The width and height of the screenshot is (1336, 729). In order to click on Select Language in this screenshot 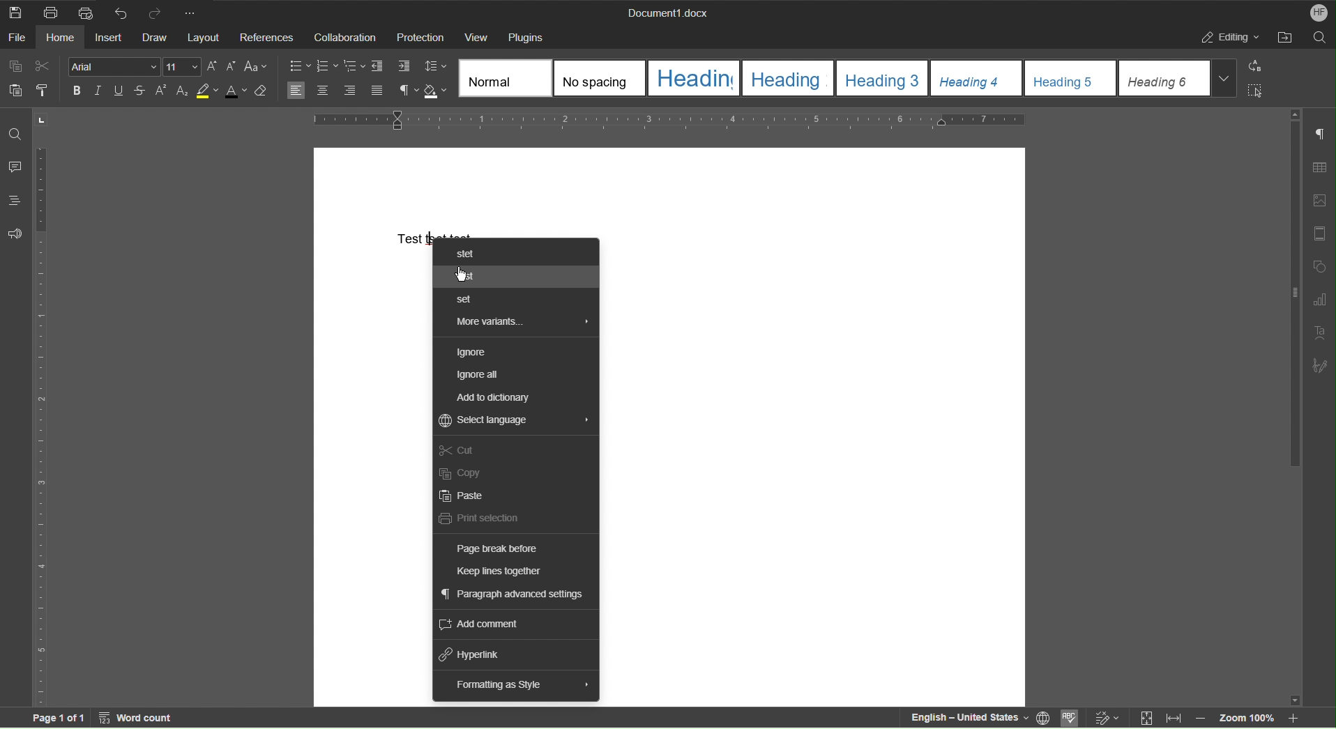, I will do `click(515, 424)`.